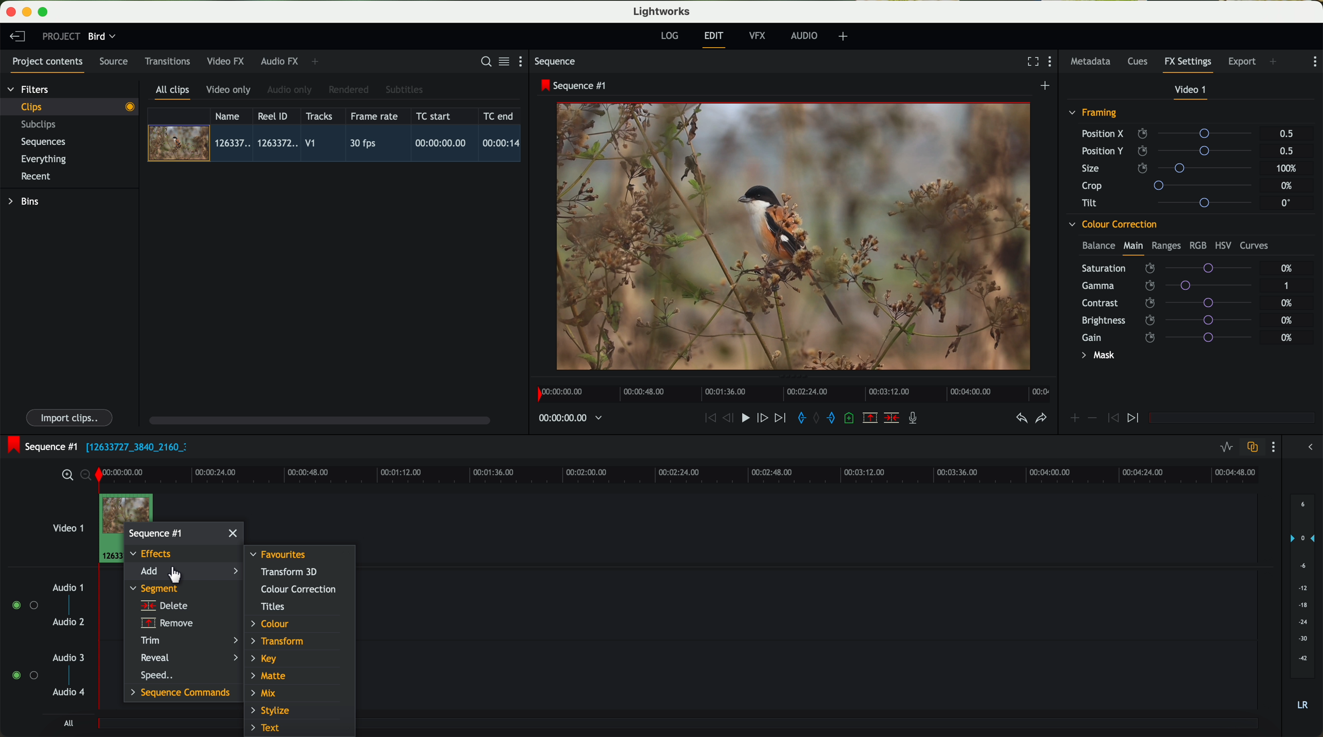 The width and height of the screenshot is (1323, 737). Describe the element at coordinates (1242, 63) in the screenshot. I see `export` at that location.